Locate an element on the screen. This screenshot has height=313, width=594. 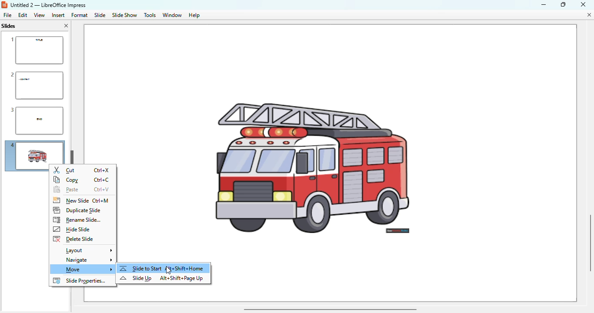
view is located at coordinates (39, 15).